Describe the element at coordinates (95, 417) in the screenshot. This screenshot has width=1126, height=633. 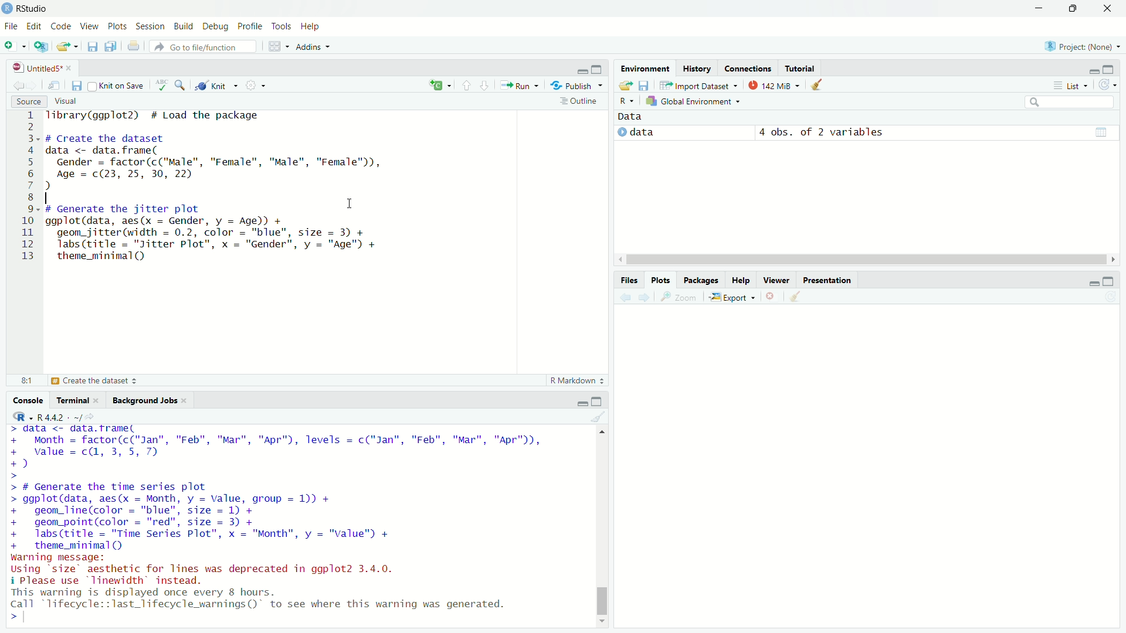
I see `view the current working directory` at that location.